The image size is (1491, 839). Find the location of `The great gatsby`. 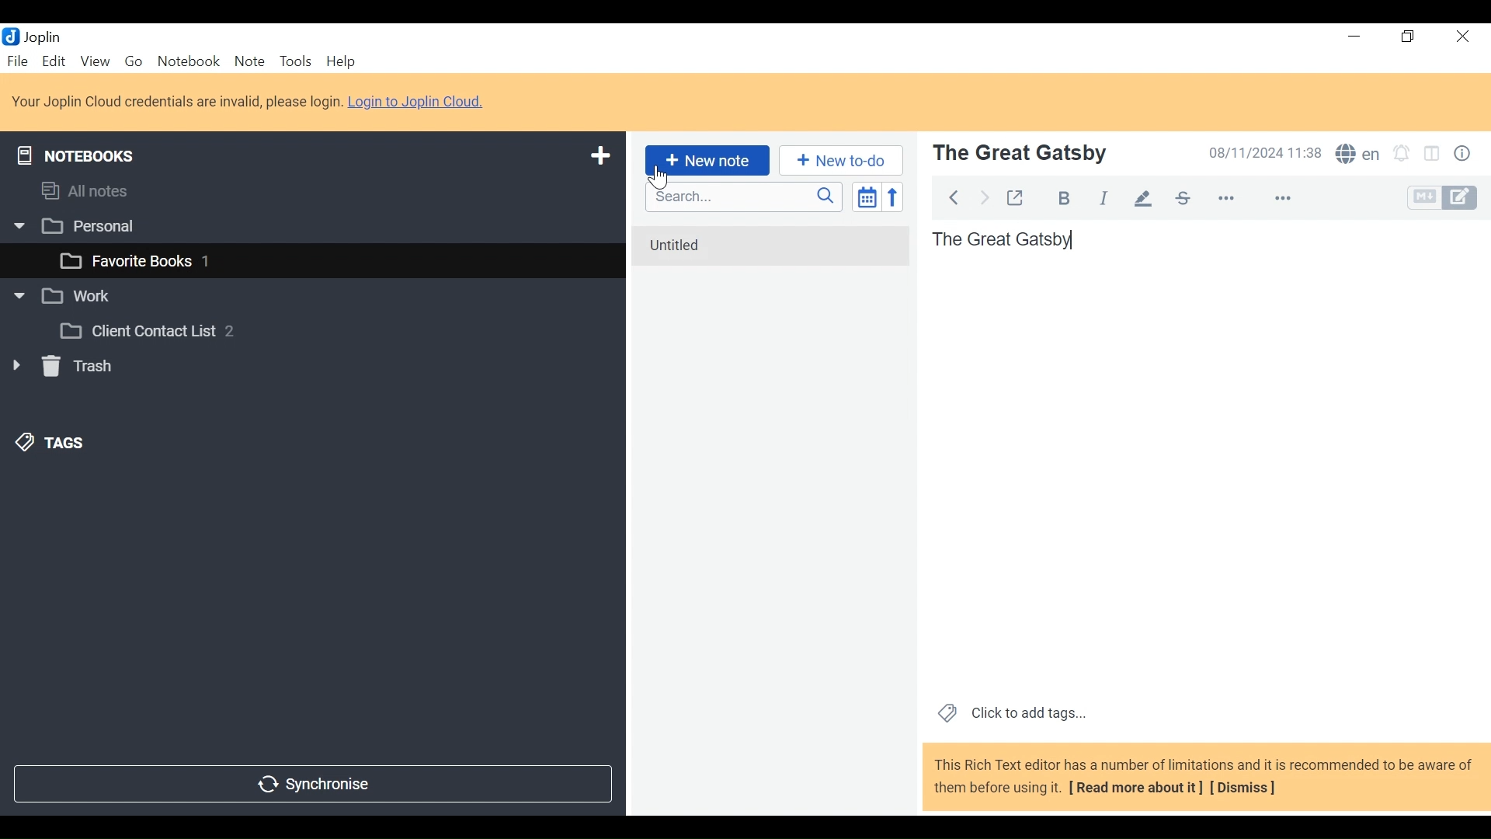

The great gatsby is located at coordinates (1055, 154).